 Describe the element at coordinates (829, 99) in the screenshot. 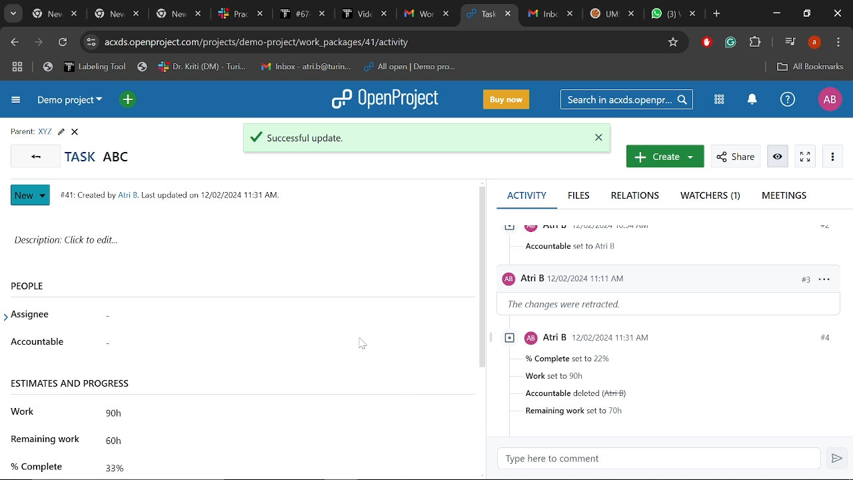

I see `Profile` at that location.